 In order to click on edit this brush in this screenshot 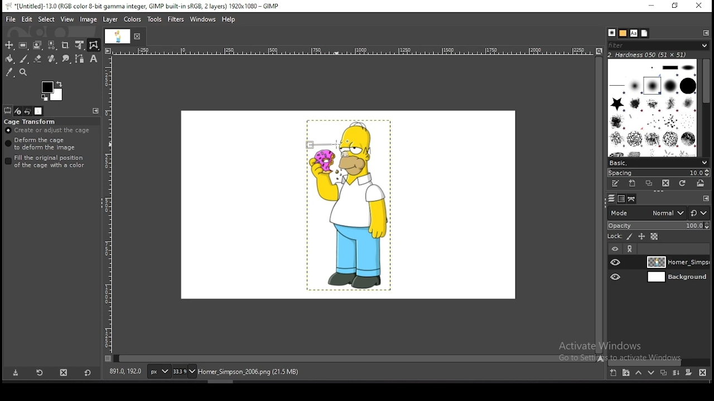, I will do `click(617, 184)`.